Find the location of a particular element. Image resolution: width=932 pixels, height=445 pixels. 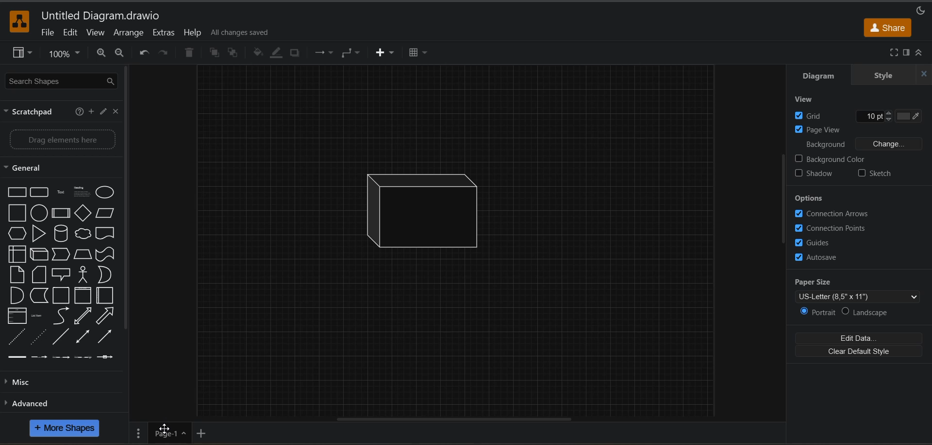

help is located at coordinates (194, 34).